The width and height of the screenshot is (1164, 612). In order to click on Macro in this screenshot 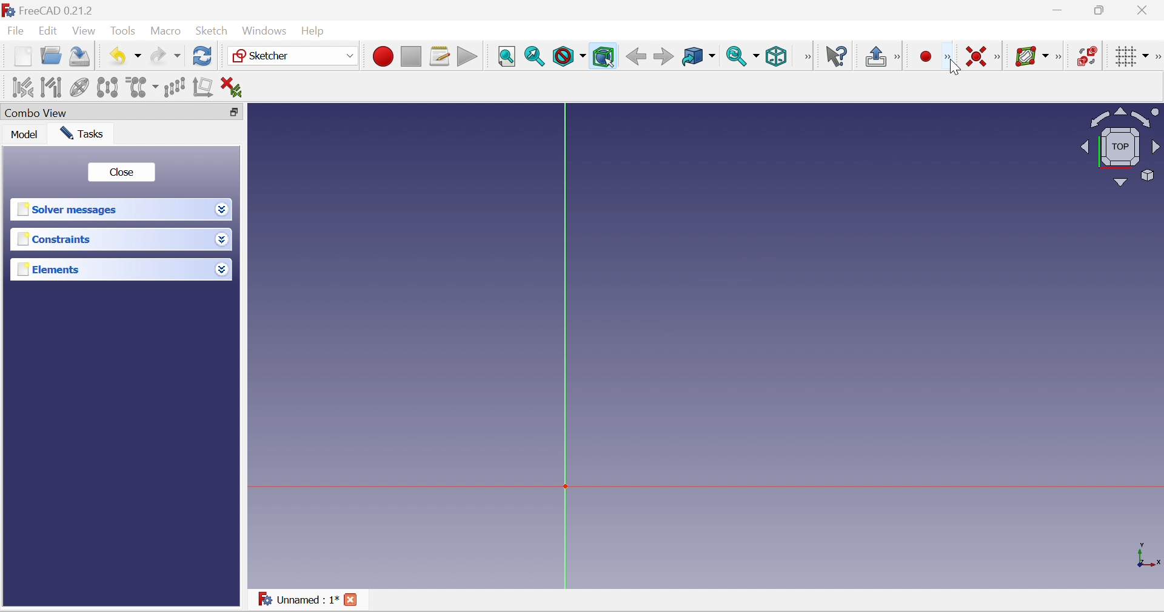, I will do `click(164, 32)`.